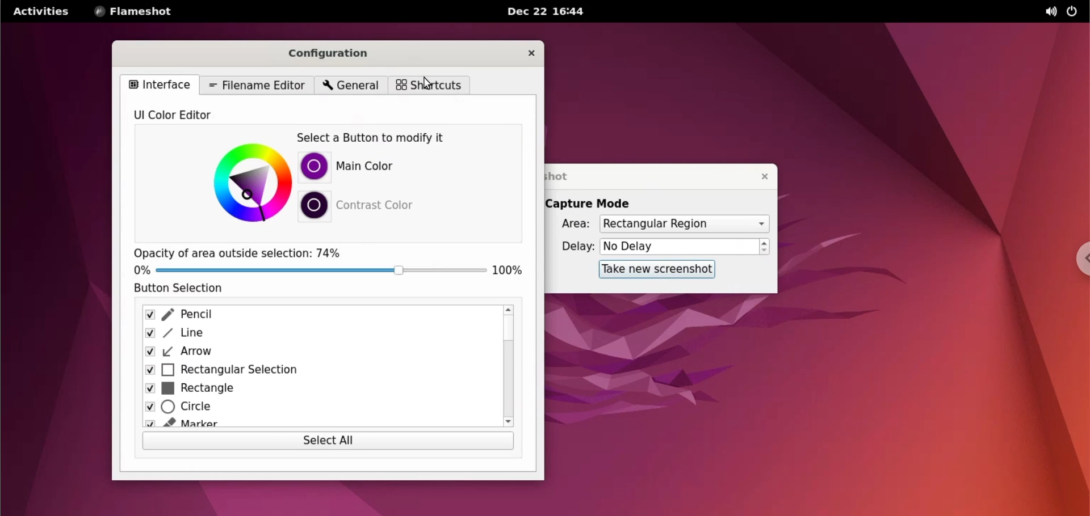 This screenshot has width=1090, height=516. I want to click on 100% , so click(509, 269).